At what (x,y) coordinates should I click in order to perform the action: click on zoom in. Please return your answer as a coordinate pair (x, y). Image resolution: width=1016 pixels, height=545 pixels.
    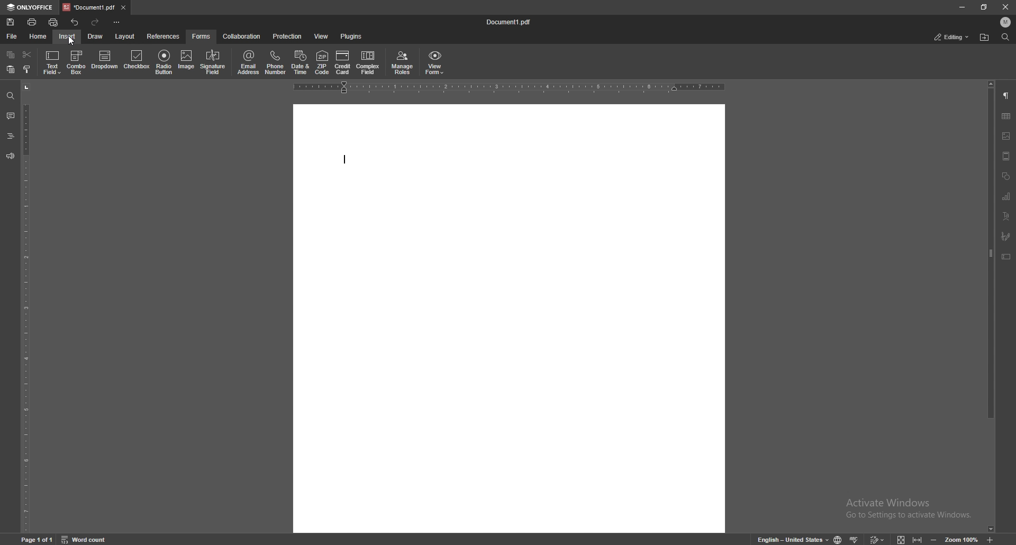
    Looking at the image, I should click on (992, 540).